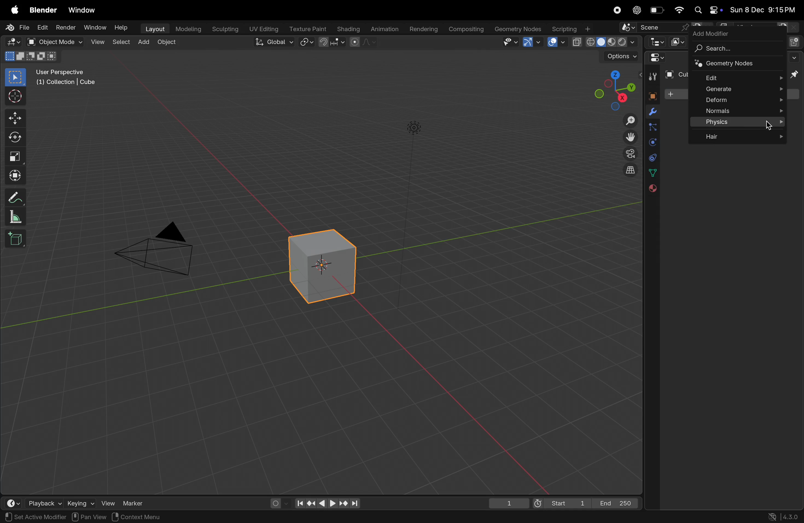 This screenshot has height=523, width=804. Describe the element at coordinates (275, 43) in the screenshot. I see `global` at that location.